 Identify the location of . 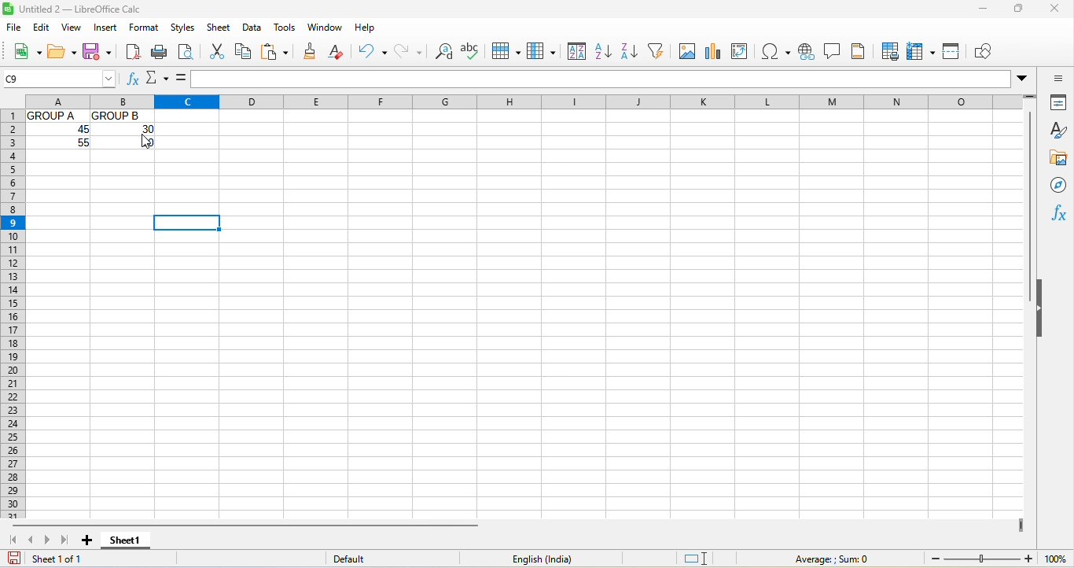
(58, 116).